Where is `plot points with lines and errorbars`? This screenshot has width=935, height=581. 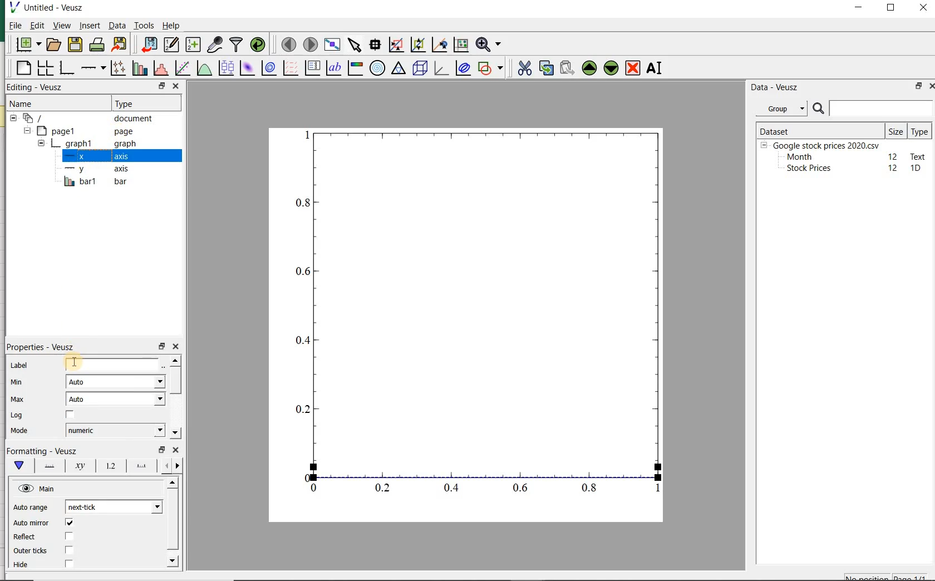
plot points with lines and errorbars is located at coordinates (116, 69).